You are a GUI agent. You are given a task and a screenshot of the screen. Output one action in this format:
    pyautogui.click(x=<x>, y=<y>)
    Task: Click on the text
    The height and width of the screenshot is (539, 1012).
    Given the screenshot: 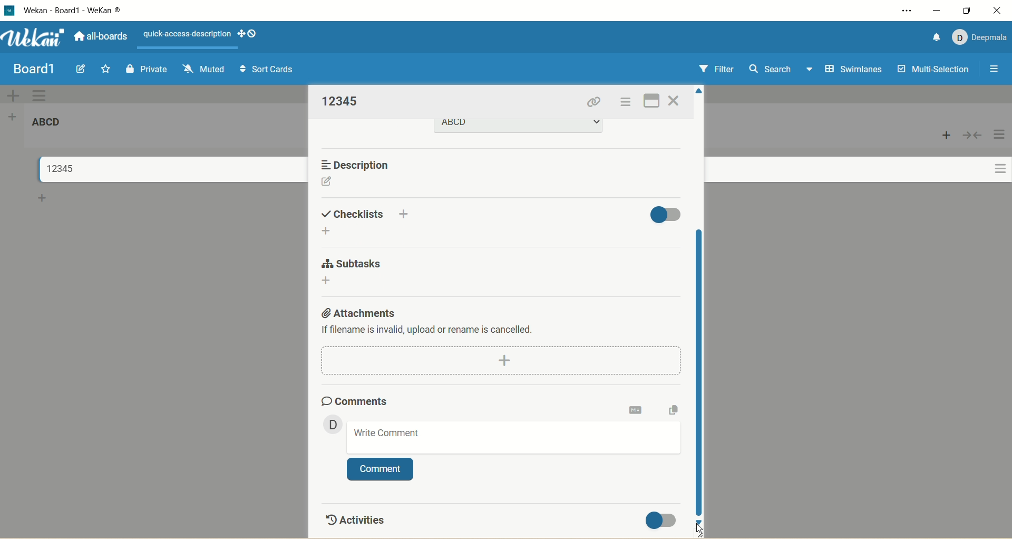 What is the action you would take?
    pyautogui.click(x=429, y=331)
    